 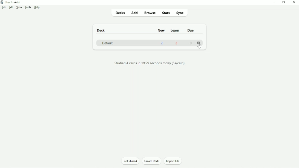 I want to click on Edit, so click(x=11, y=7).